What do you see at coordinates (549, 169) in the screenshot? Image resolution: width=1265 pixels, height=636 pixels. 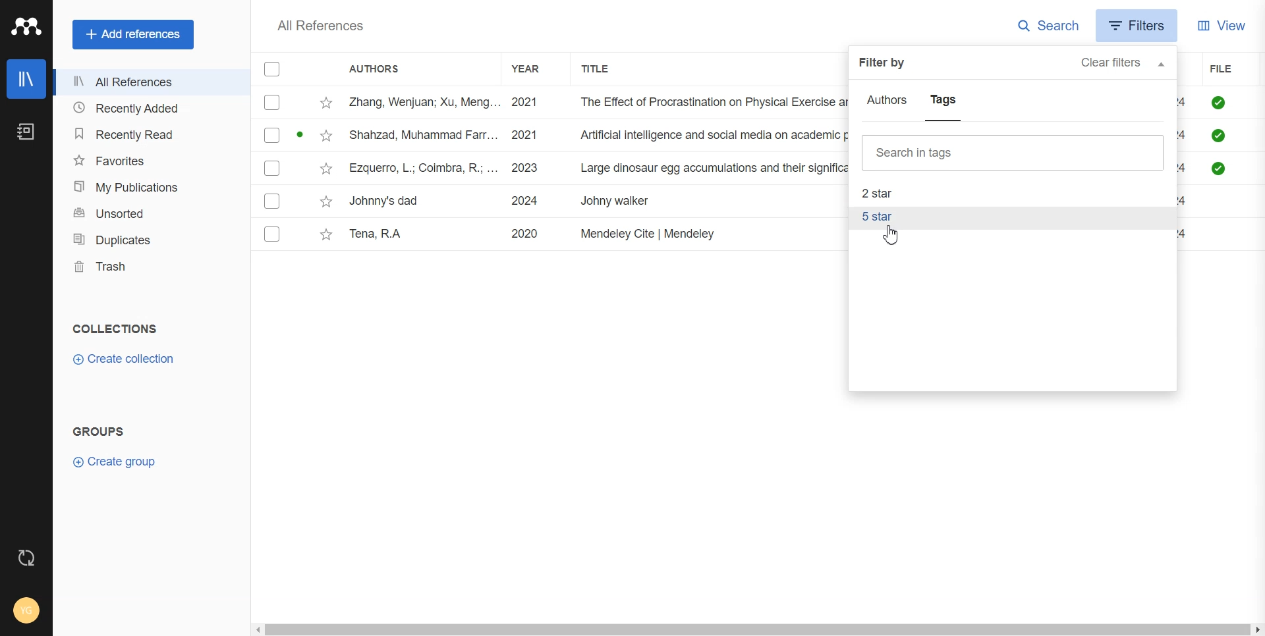 I see `File` at bounding box center [549, 169].